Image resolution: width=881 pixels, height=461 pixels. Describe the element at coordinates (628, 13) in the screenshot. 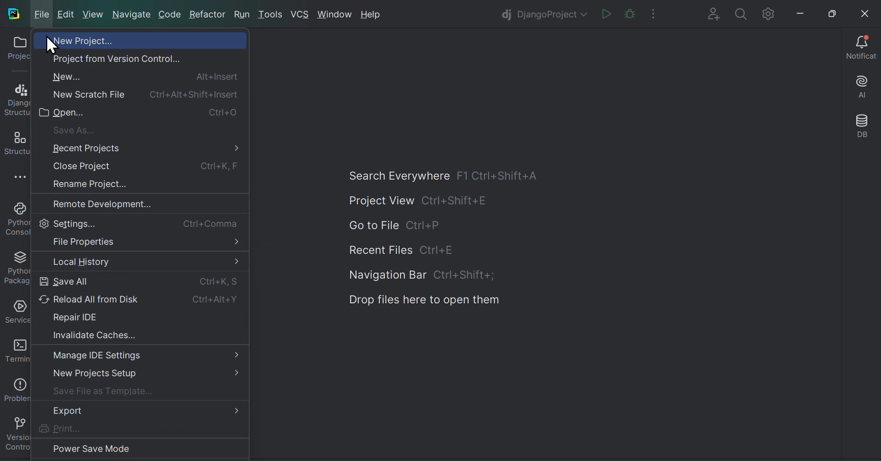

I see `The file in the editor is not renewable` at that location.